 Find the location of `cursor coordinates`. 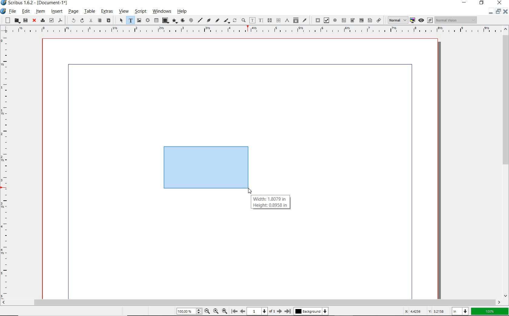

cursor coordinates is located at coordinates (424, 311).